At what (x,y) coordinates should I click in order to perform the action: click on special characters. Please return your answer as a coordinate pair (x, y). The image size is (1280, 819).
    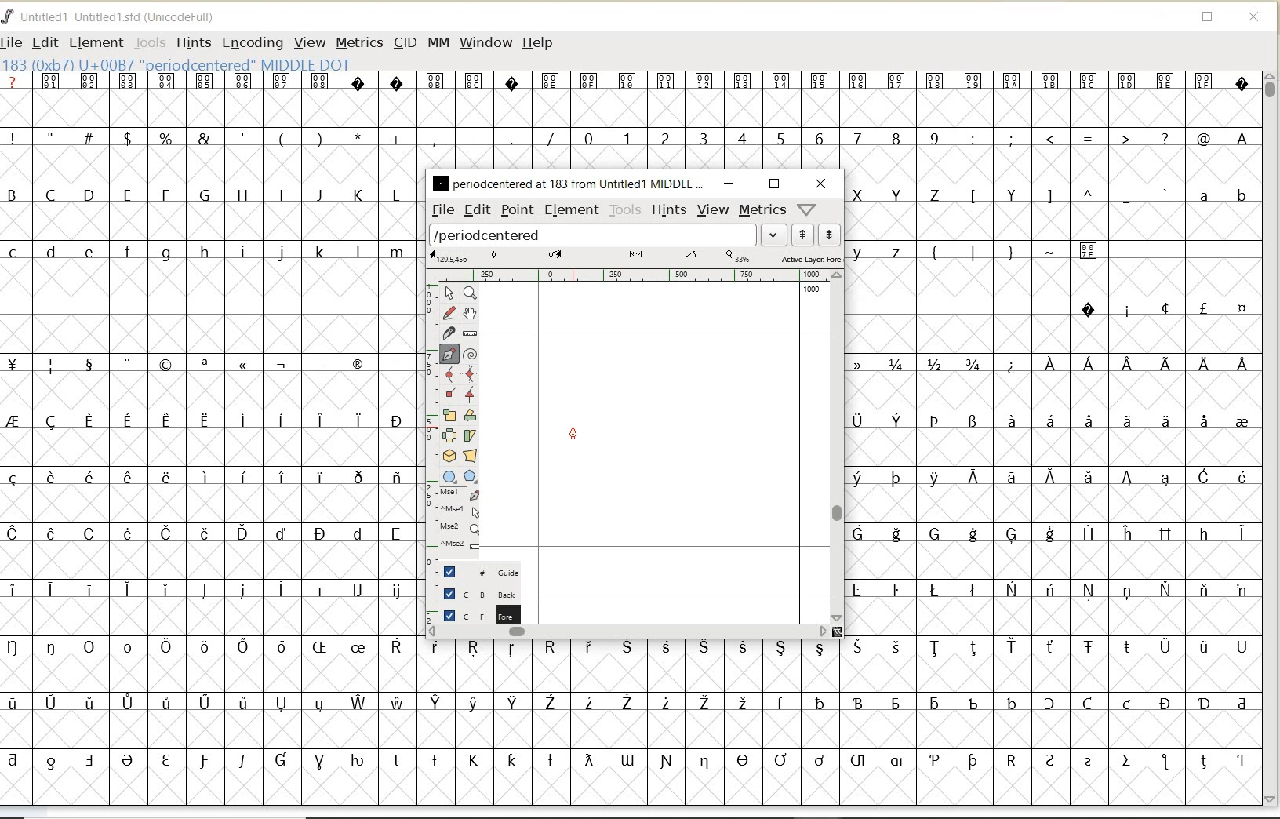
    Looking at the image, I should click on (835, 710).